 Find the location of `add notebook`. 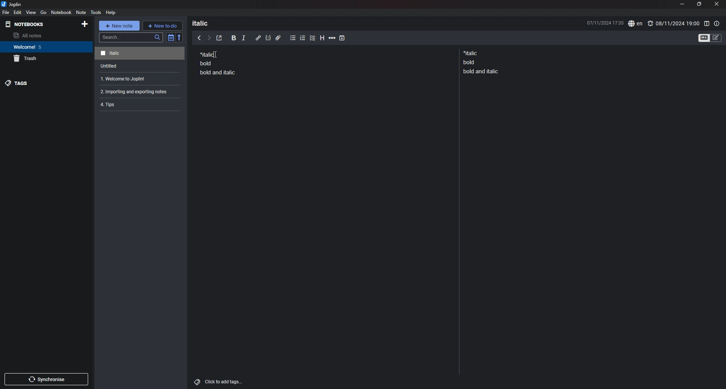

add notebook is located at coordinates (84, 24).